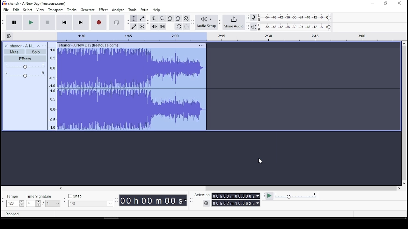 This screenshot has width=408, height=229. I want to click on select tool, so click(134, 18).